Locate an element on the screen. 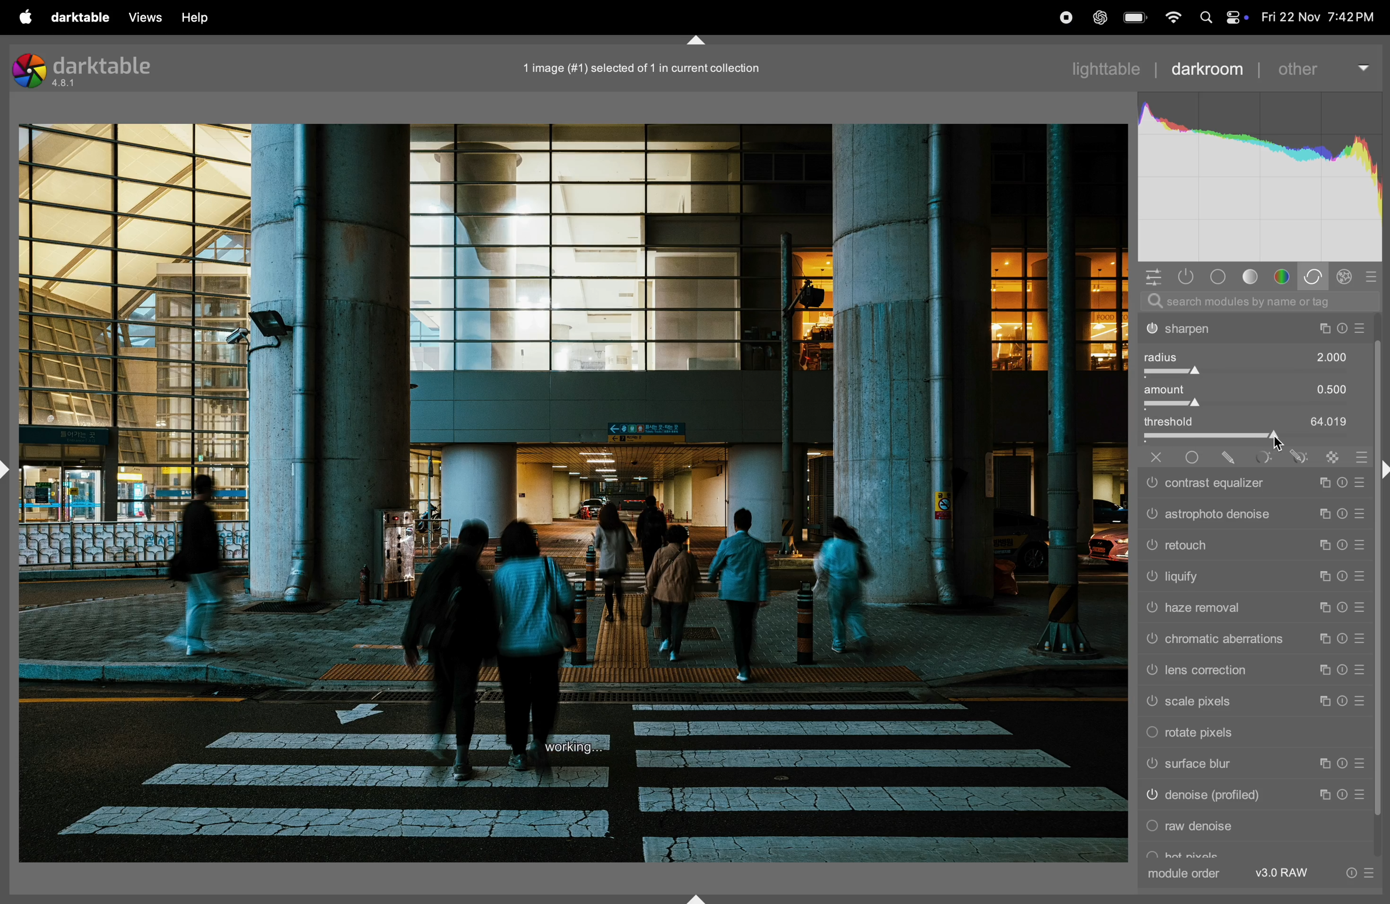  1 image is located at coordinates (648, 66).